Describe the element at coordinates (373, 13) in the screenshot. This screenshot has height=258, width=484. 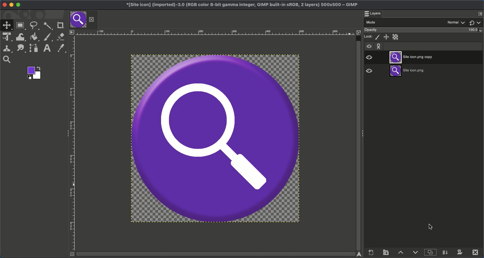
I see `Layers` at that location.